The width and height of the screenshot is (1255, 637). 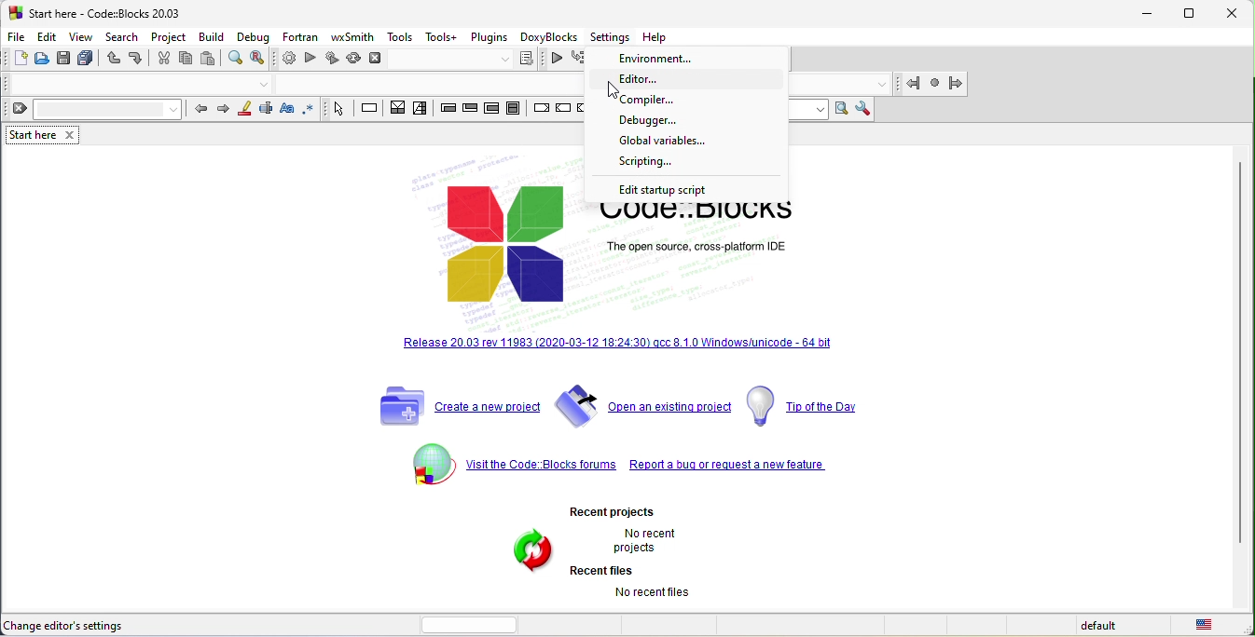 What do you see at coordinates (63, 61) in the screenshot?
I see `save` at bounding box center [63, 61].